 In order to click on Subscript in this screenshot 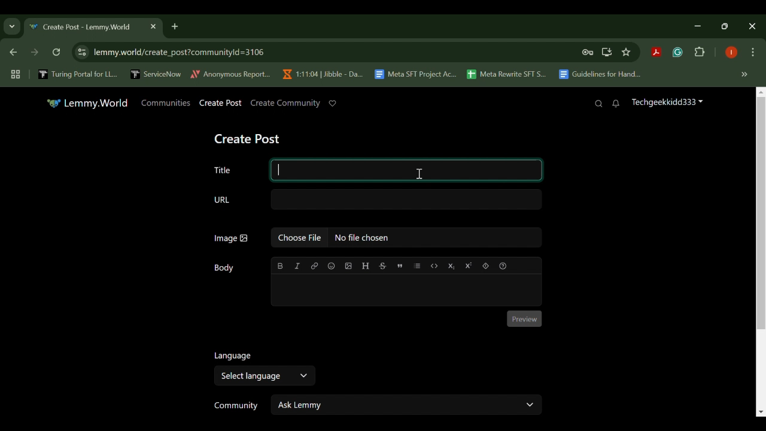, I will do `click(452, 265)`.